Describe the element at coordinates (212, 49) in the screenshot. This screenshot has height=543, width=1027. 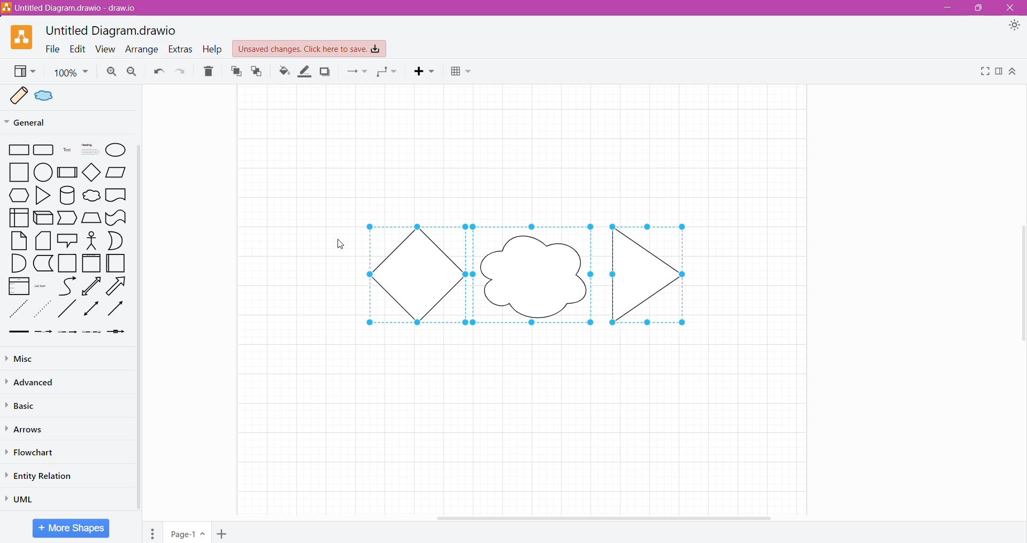
I see `Help` at that location.